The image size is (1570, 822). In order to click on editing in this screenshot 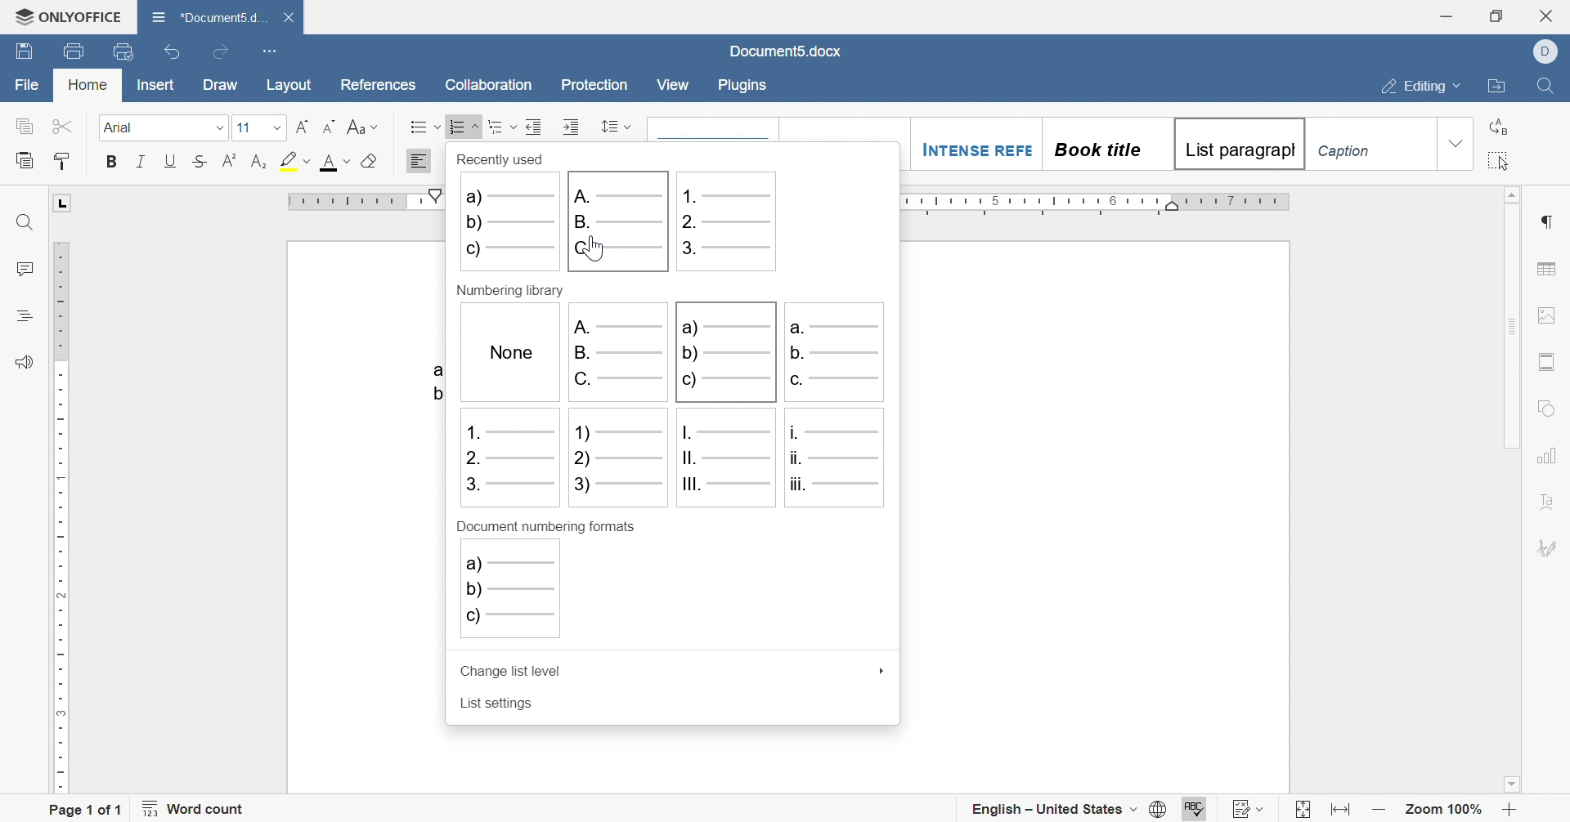, I will do `click(1423, 87)`.